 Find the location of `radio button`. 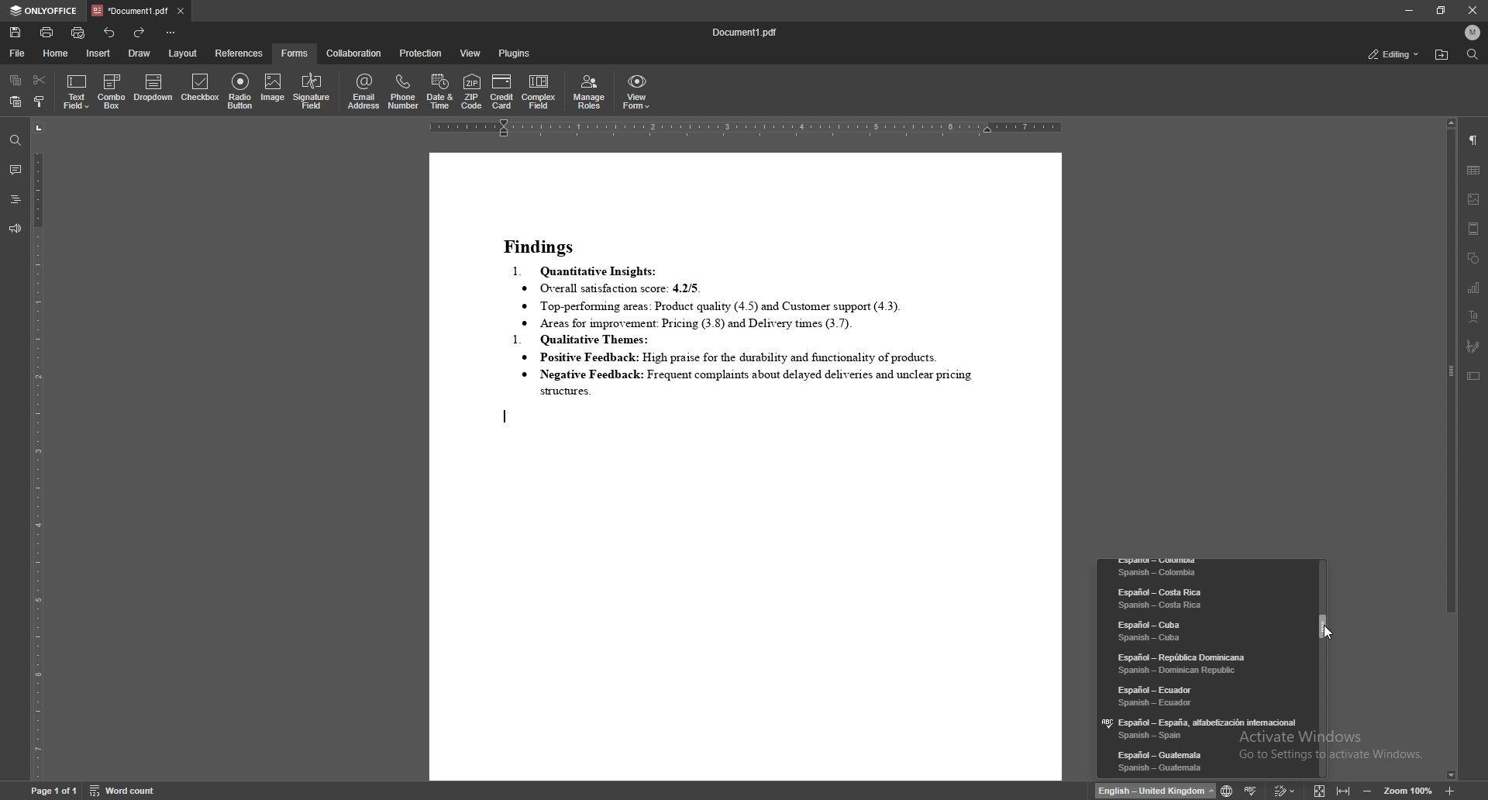

radio button is located at coordinates (241, 91).